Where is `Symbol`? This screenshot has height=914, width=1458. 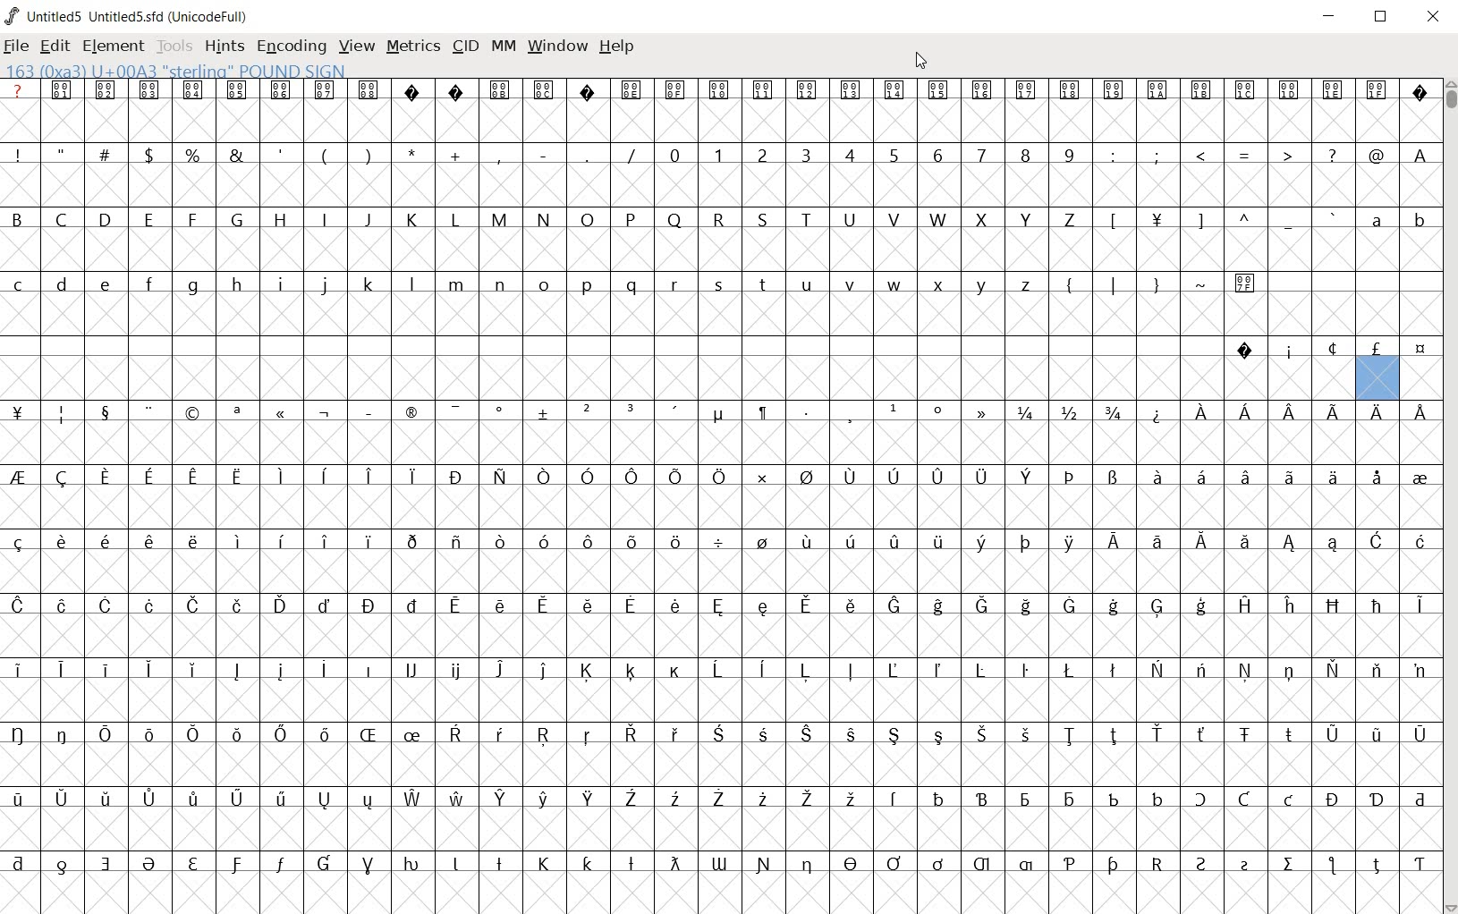 Symbol is located at coordinates (21, 606).